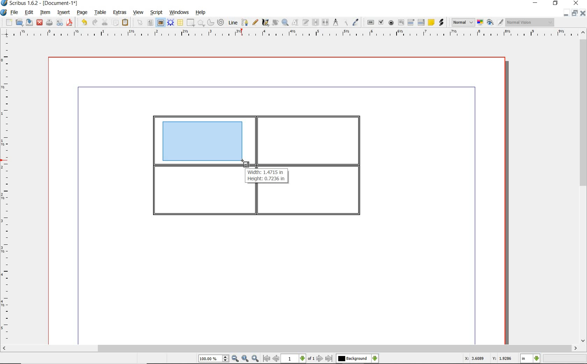 Image resolution: width=587 pixels, height=364 pixels. Describe the element at coordinates (20, 23) in the screenshot. I see `open` at that location.